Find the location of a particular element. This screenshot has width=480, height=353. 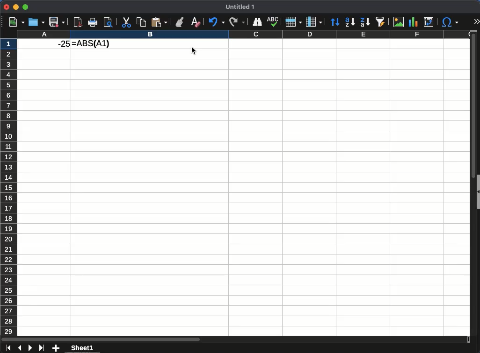

clear formatting is located at coordinates (194, 21).